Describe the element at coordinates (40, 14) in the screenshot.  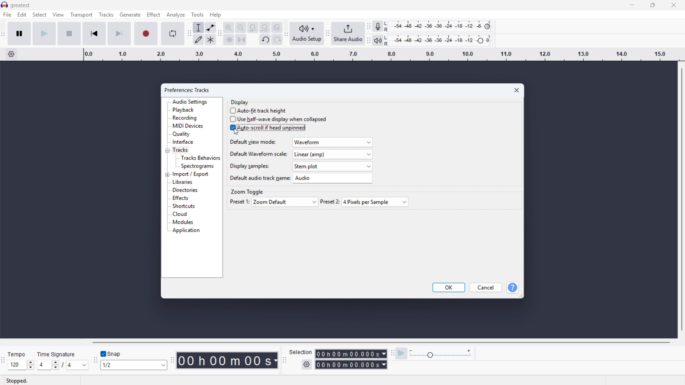
I see `Select ` at that location.